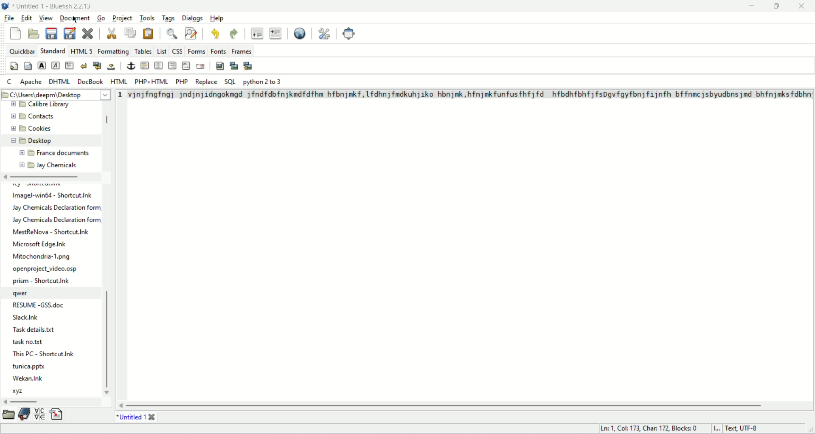 Image resolution: width=815 pixels, height=434 pixels. What do you see at coordinates (129, 417) in the screenshot?
I see `title` at bounding box center [129, 417].